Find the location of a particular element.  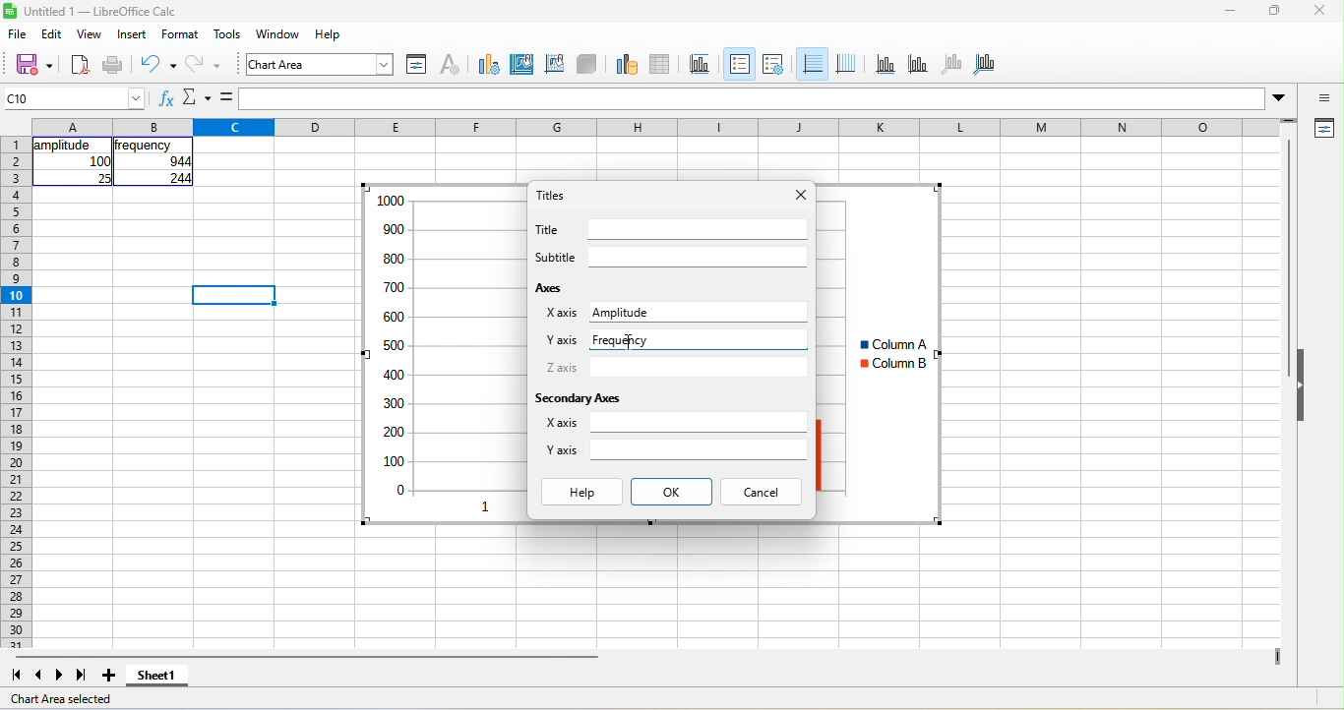

chart type is located at coordinates (489, 65).